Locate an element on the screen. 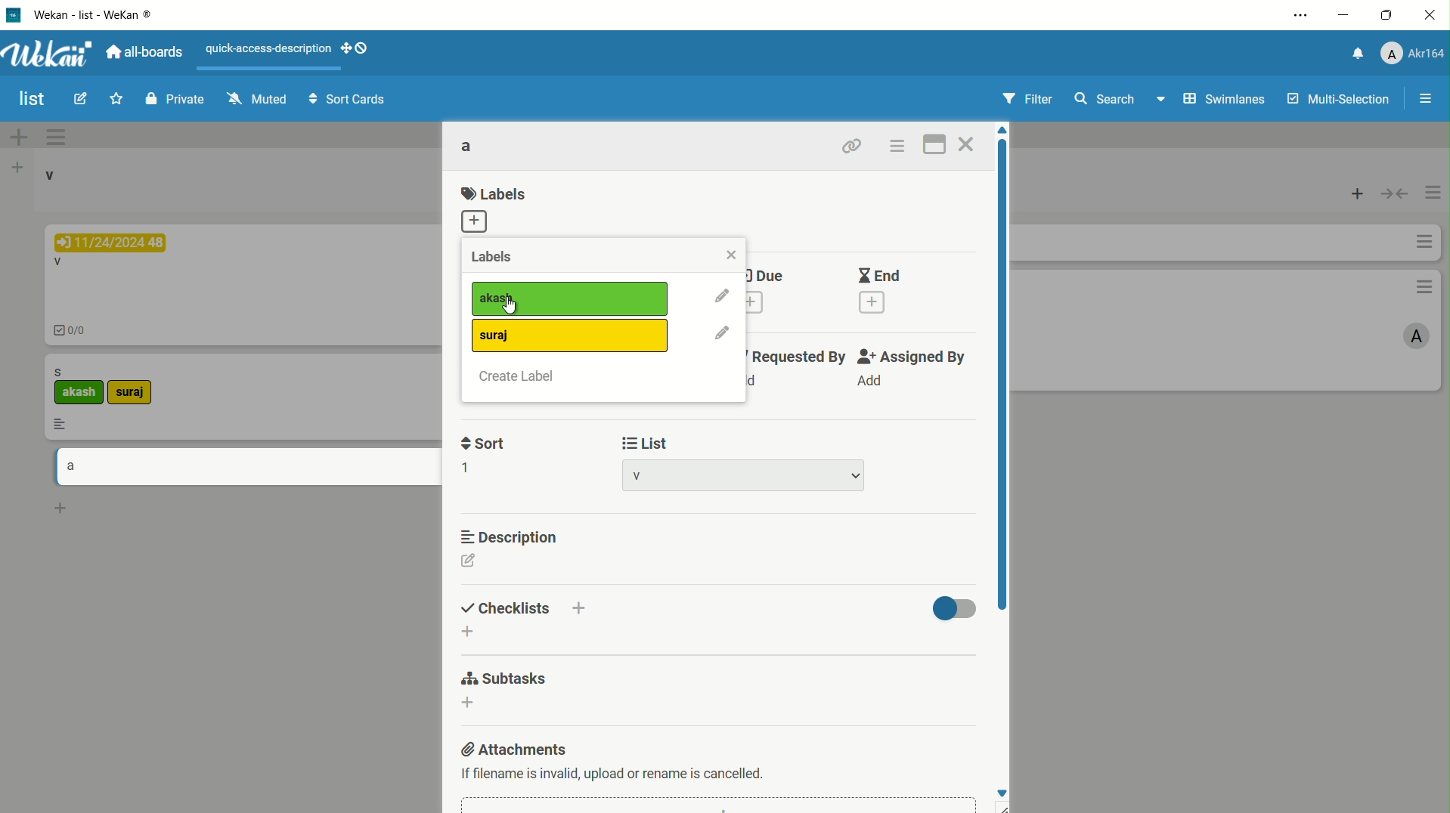  scroll bar is located at coordinates (1001, 374).